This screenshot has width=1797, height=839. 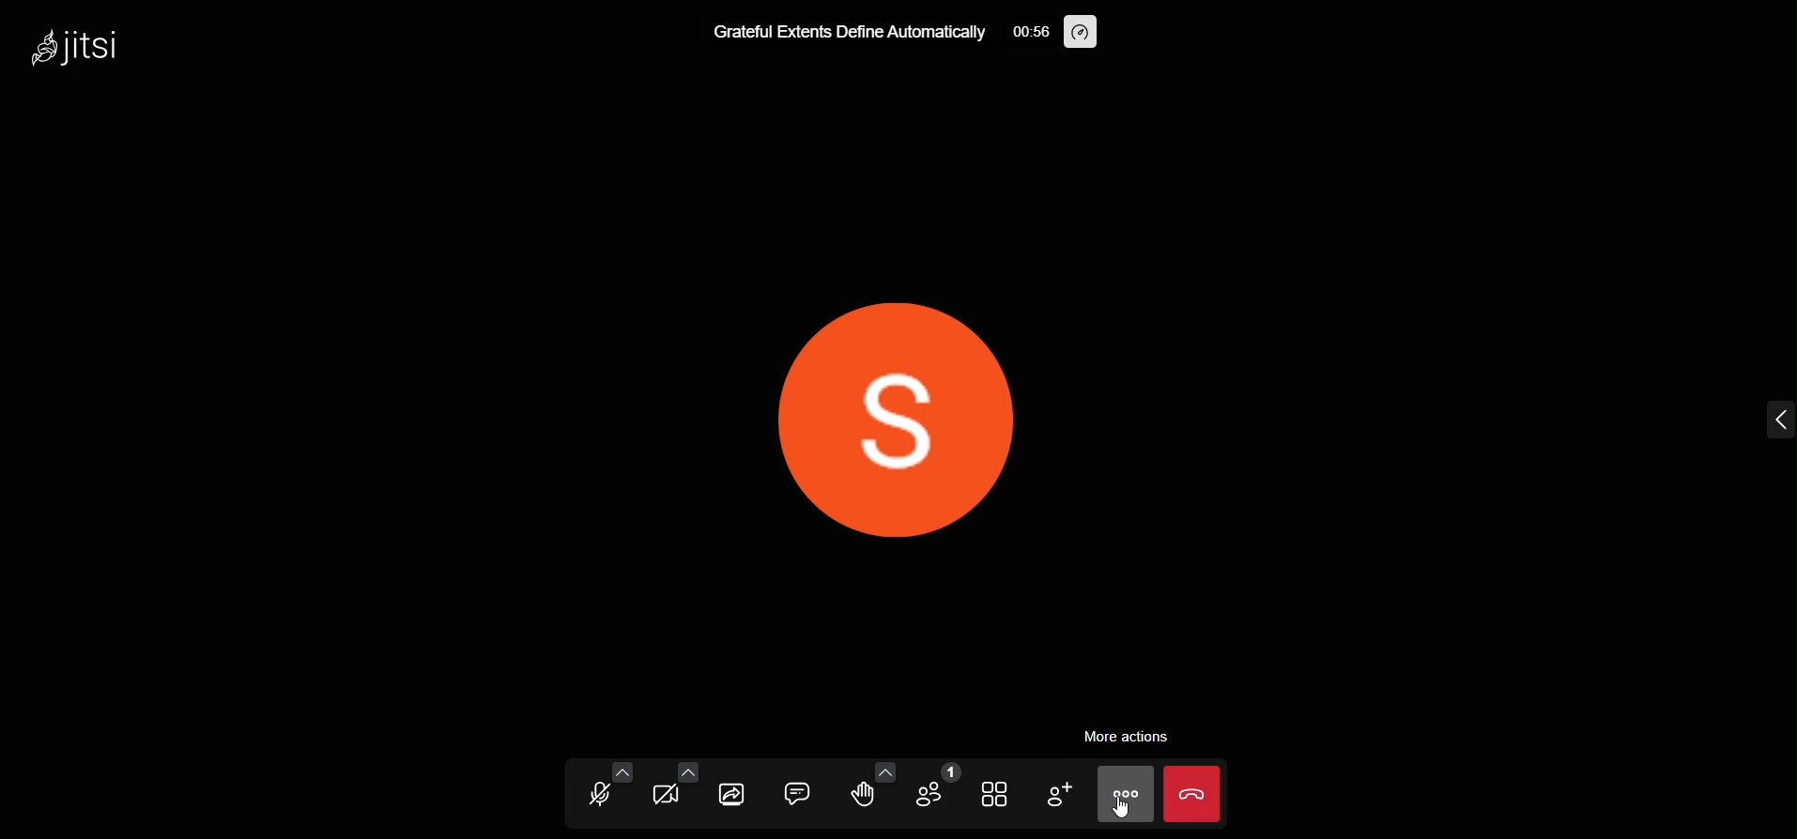 I want to click on microphone, so click(x=596, y=797).